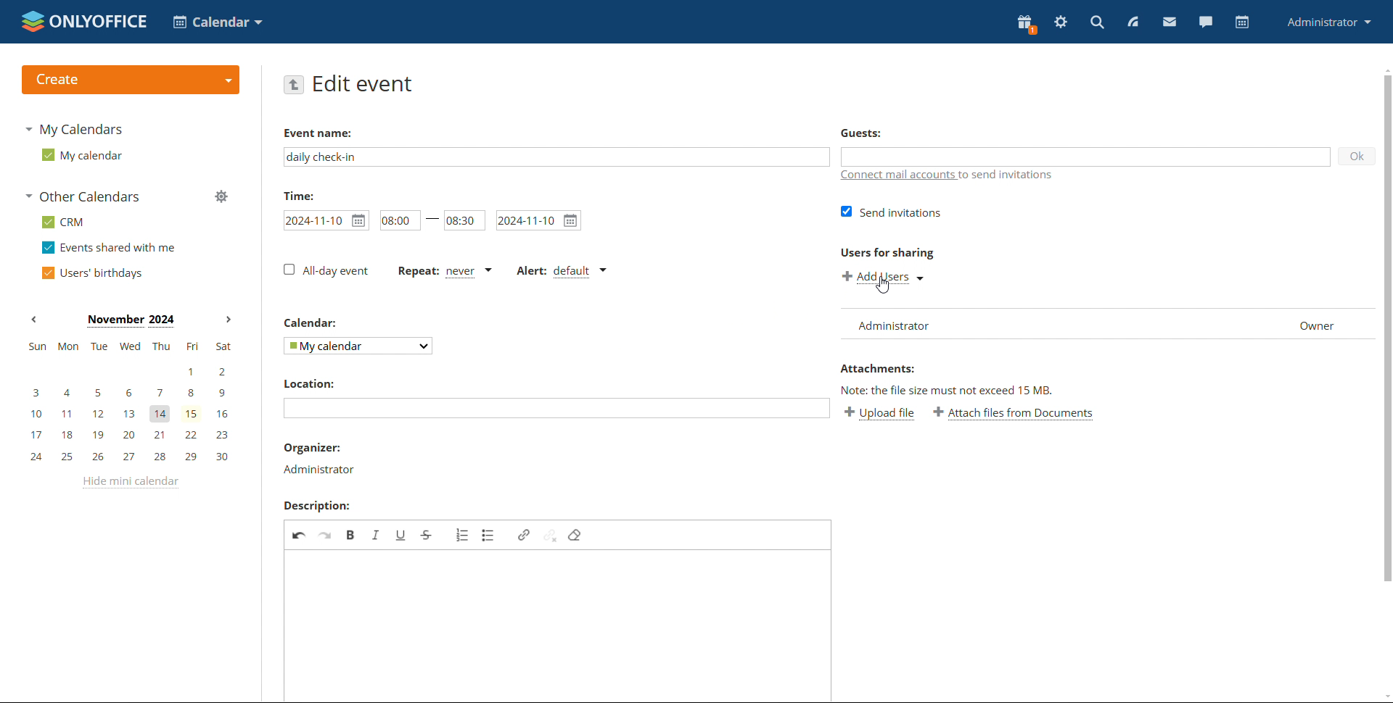 The width and height of the screenshot is (1393, 703). What do you see at coordinates (73, 129) in the screenshot?
I see `my calendars` at bounding box center [73, 129].